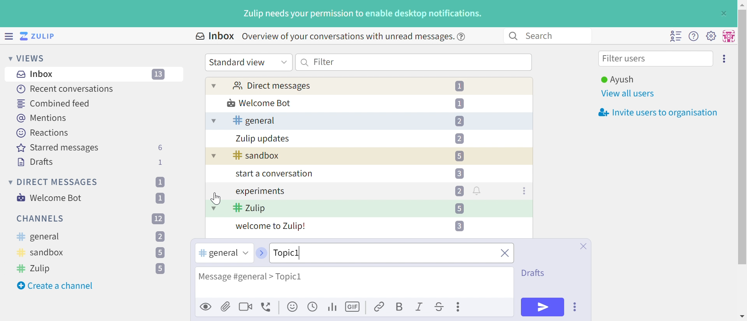 The height and width of the screenshot is (321, 747). I want to click on Zulip needs your permission to enable desktop notifications., so click(363, 14).